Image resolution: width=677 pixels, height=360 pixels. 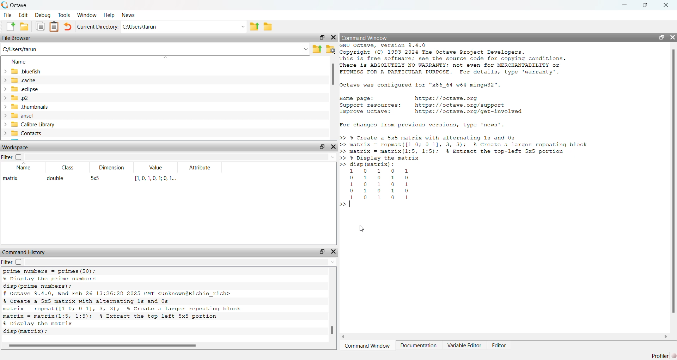 What do you see at coordinates (5, 102) in the screenshot?
I see `expand/collapse` at bounding box center [5, 102].